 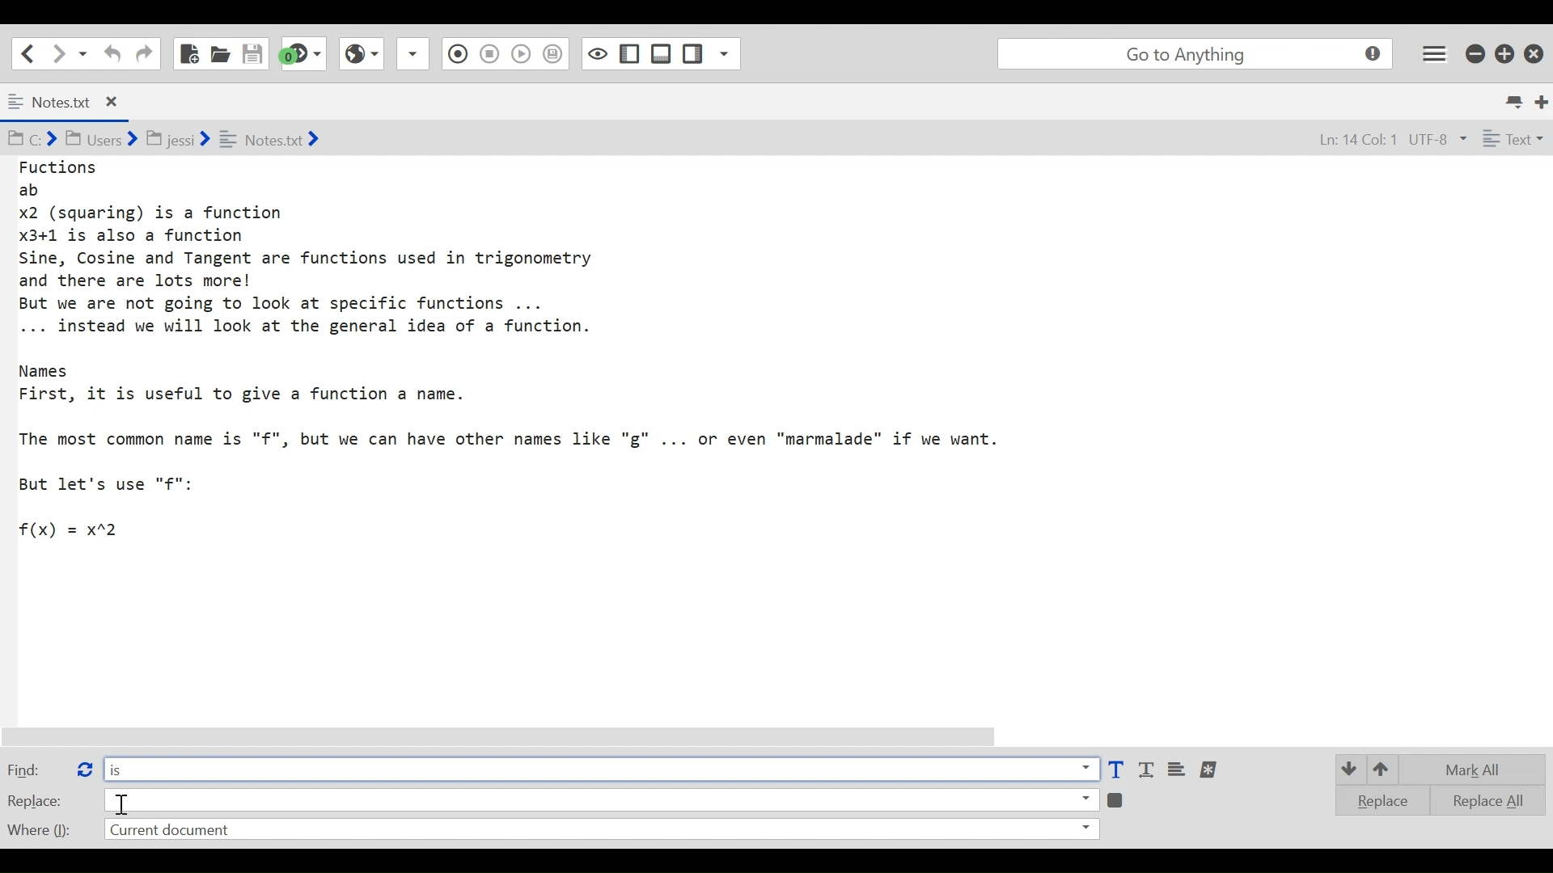 What do you see at coordinates (1516, 99) in the screenshot?
I see `List All Tabs` at bounding box center [1516, 99].